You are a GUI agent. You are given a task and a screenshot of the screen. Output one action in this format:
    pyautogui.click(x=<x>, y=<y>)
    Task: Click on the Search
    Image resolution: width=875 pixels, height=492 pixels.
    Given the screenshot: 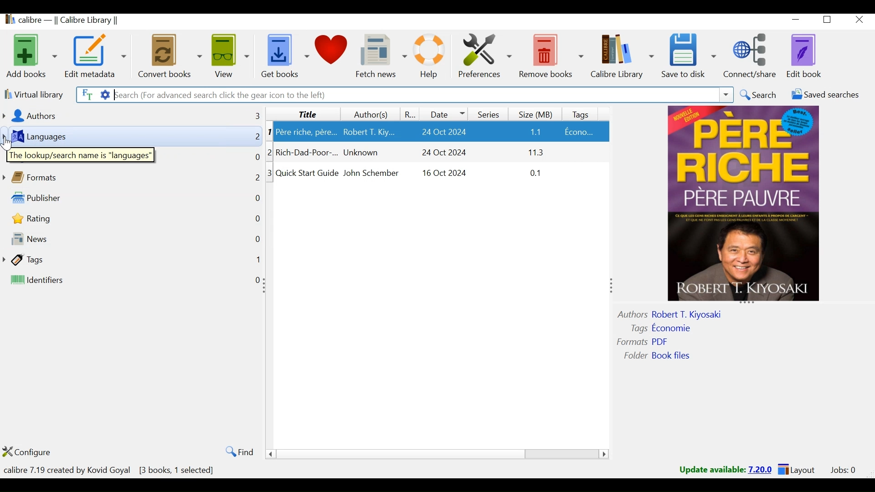 What is the action you would take?
    pyautogui.click(x=758, y=95)
    